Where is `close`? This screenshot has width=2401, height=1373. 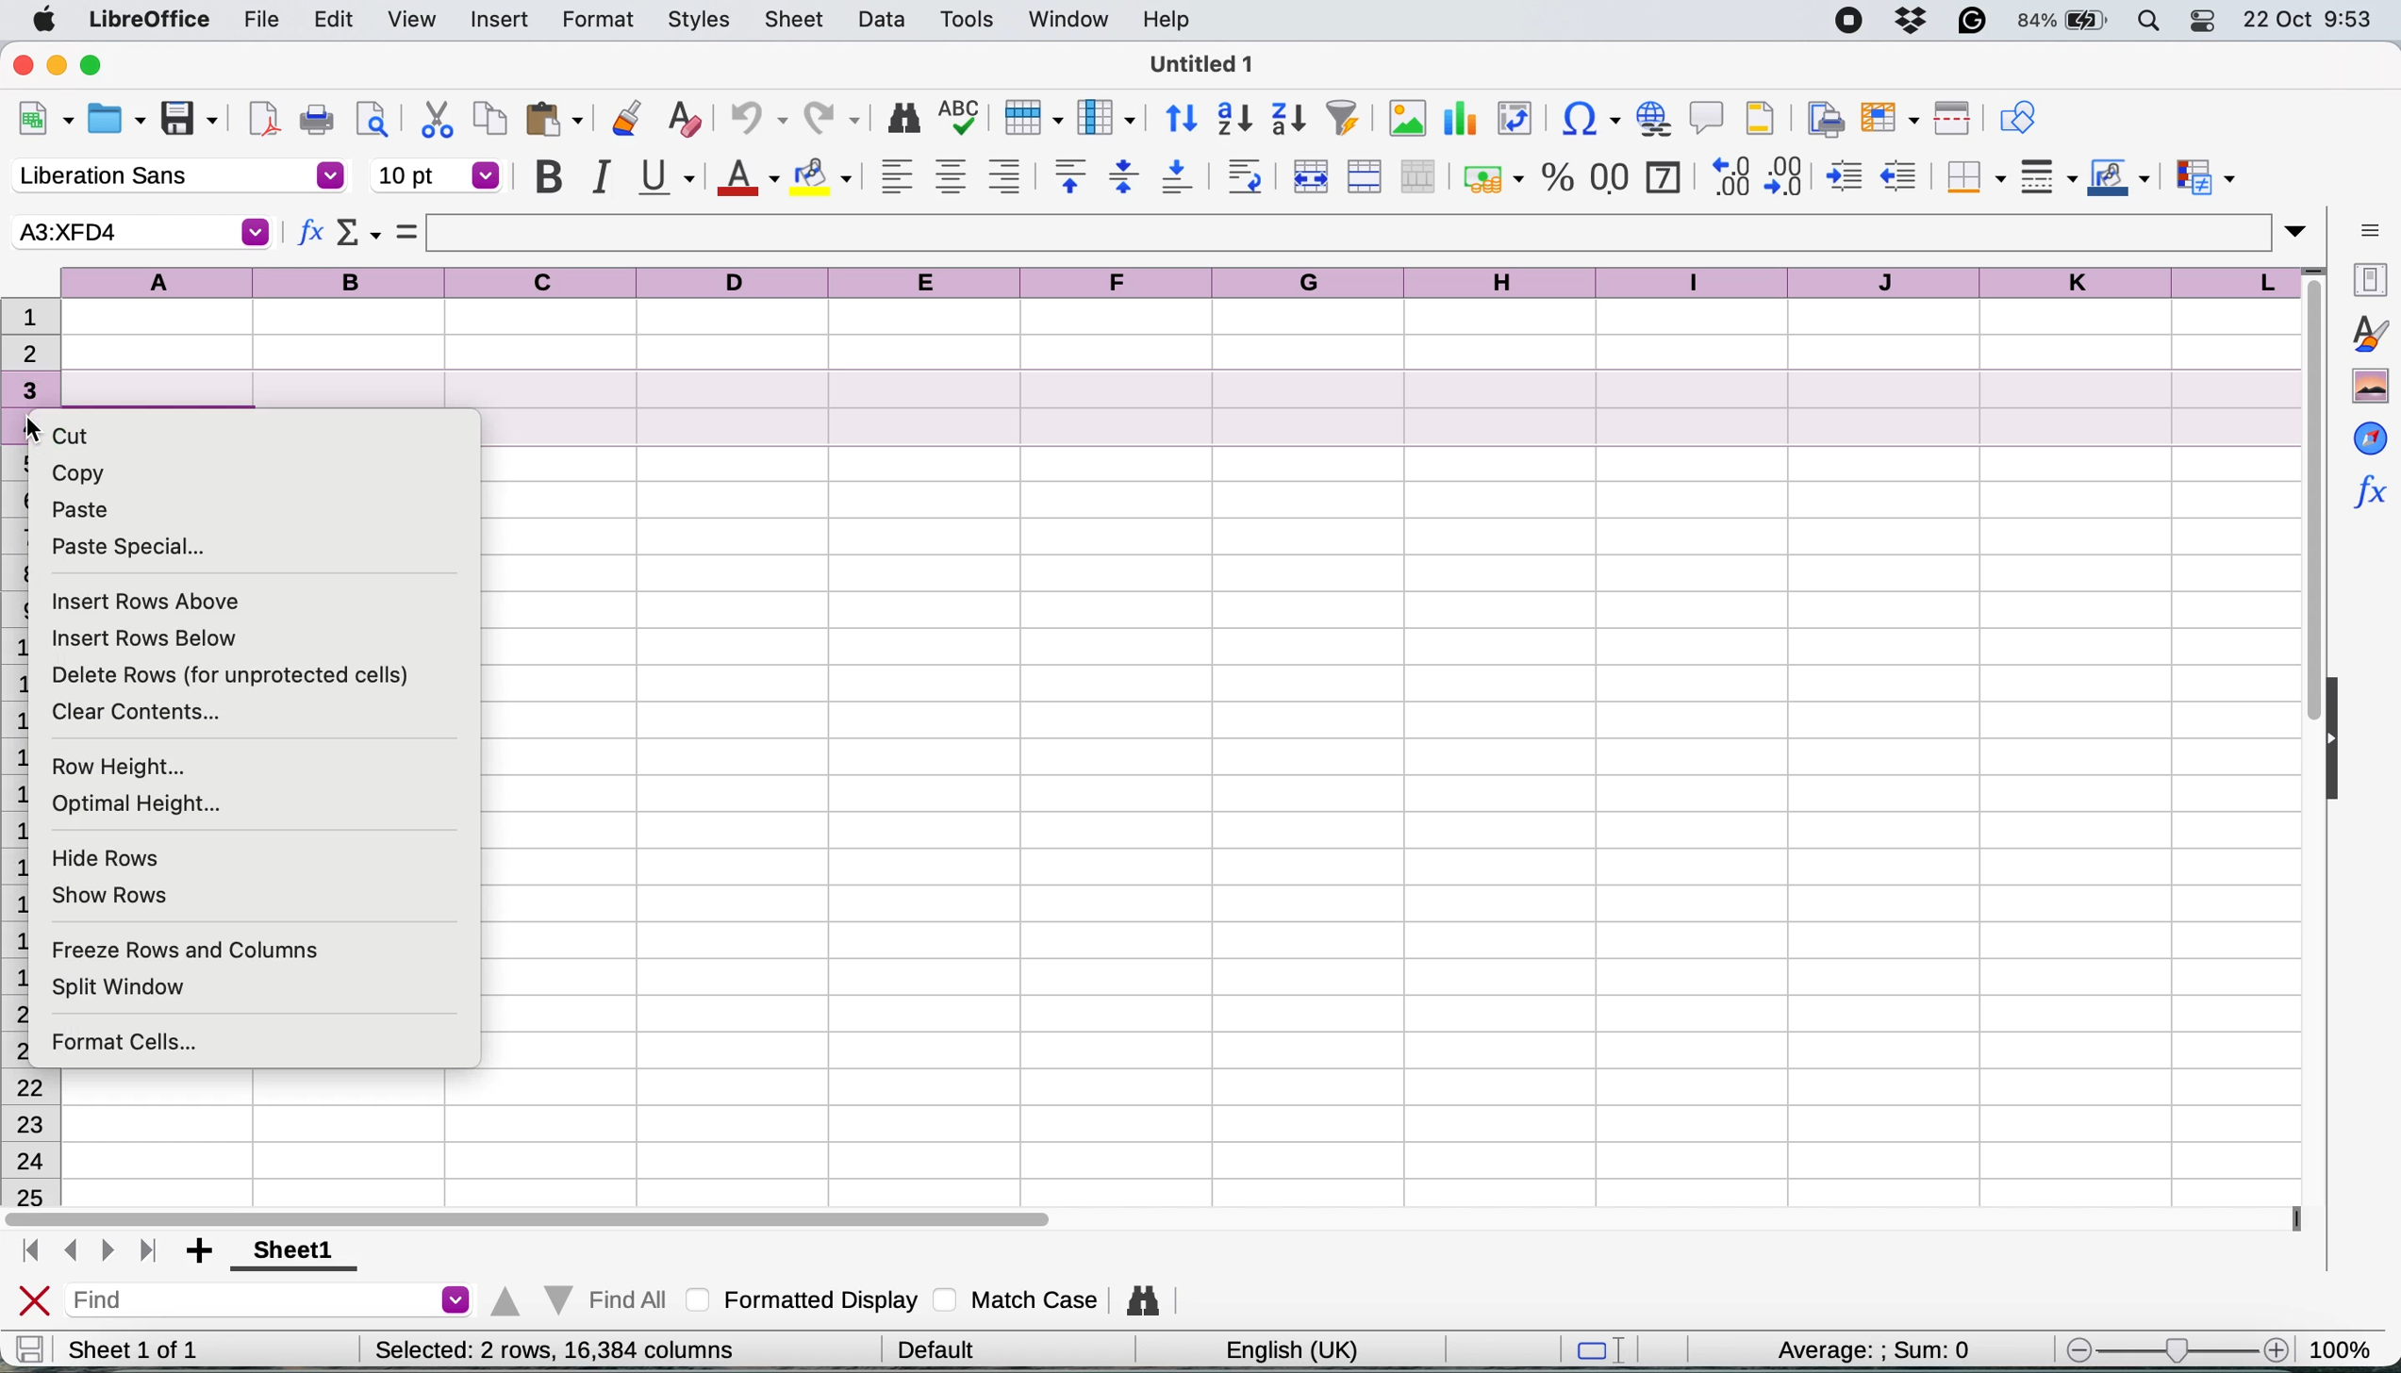 close is located at coordinates (35, 1302).